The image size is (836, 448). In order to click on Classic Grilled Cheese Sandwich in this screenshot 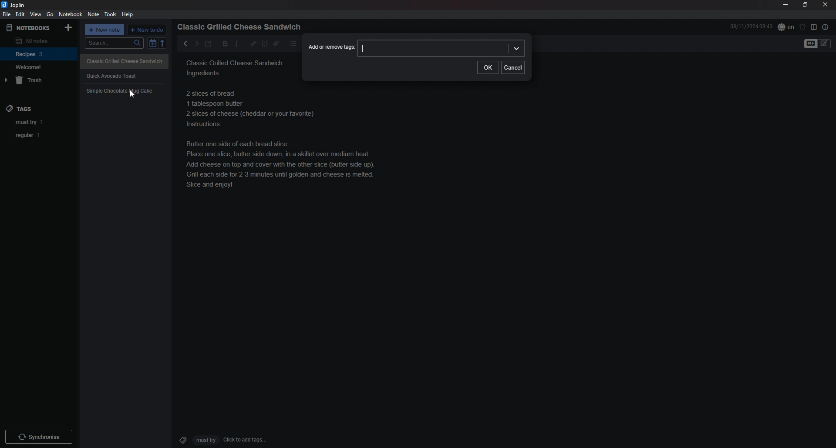, I will do `click(125, 60)`.